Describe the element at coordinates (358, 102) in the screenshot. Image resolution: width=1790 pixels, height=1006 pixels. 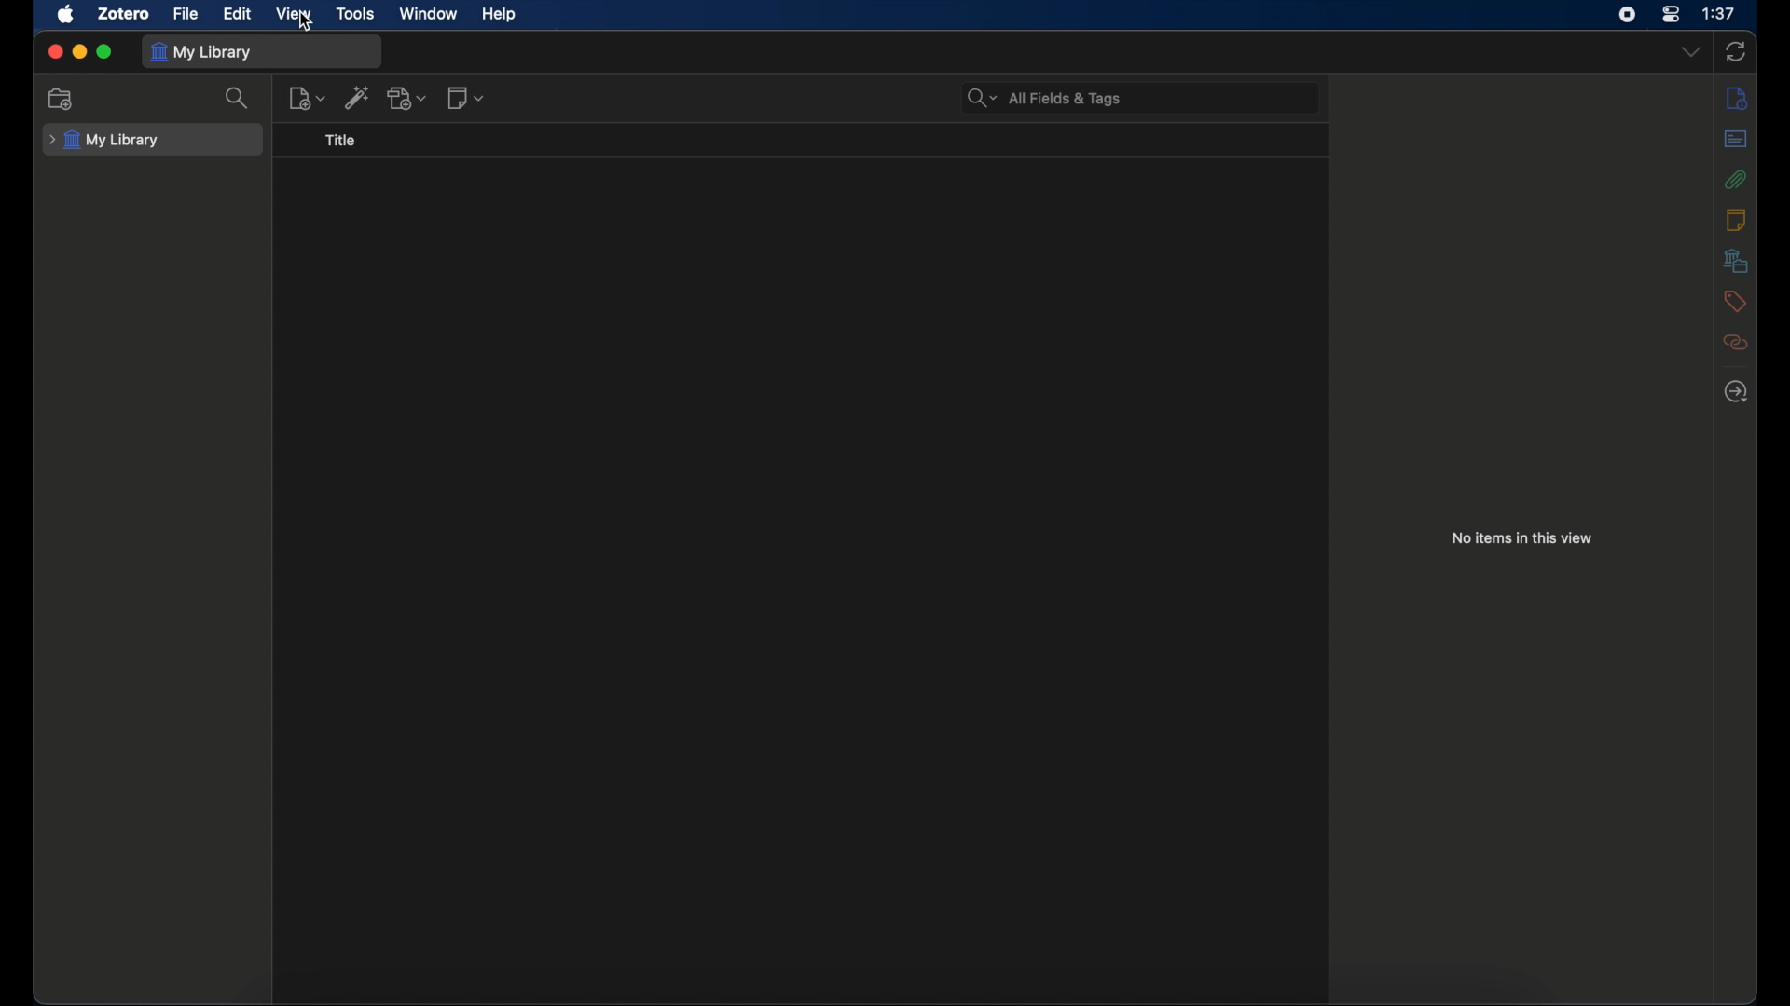
I see `add item by identifier` at that location.